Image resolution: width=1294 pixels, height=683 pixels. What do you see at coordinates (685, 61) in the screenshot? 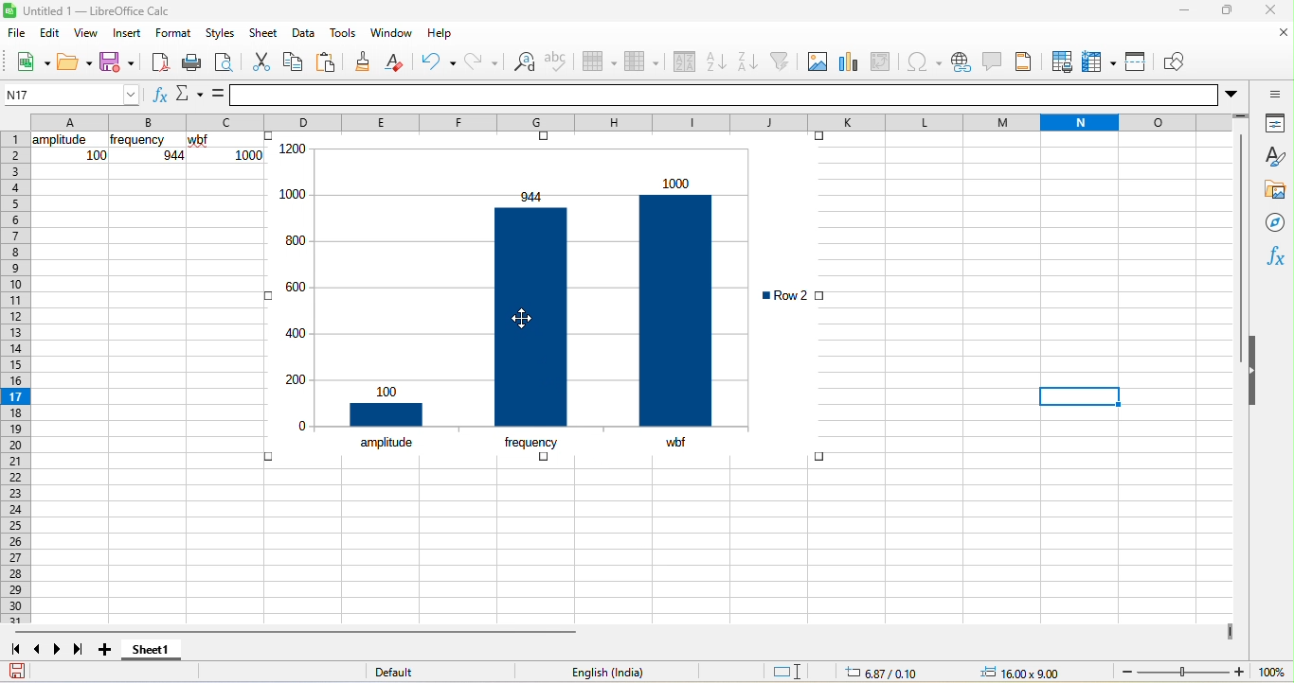
I see `sort` at bounding box center [685, 61].